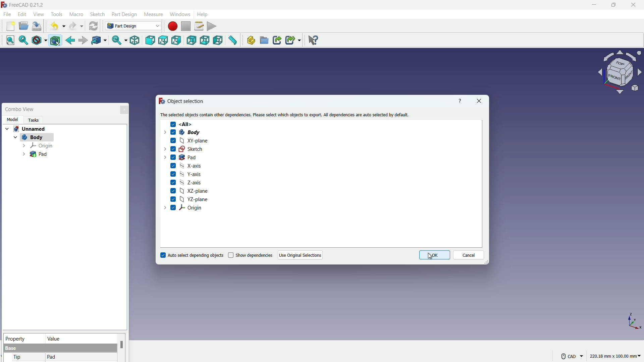 The height and width of the screenshot is (362, 644). Describe the element at coordinates (189, 190) in the screenshot. I see `XZ-plane` at that location.